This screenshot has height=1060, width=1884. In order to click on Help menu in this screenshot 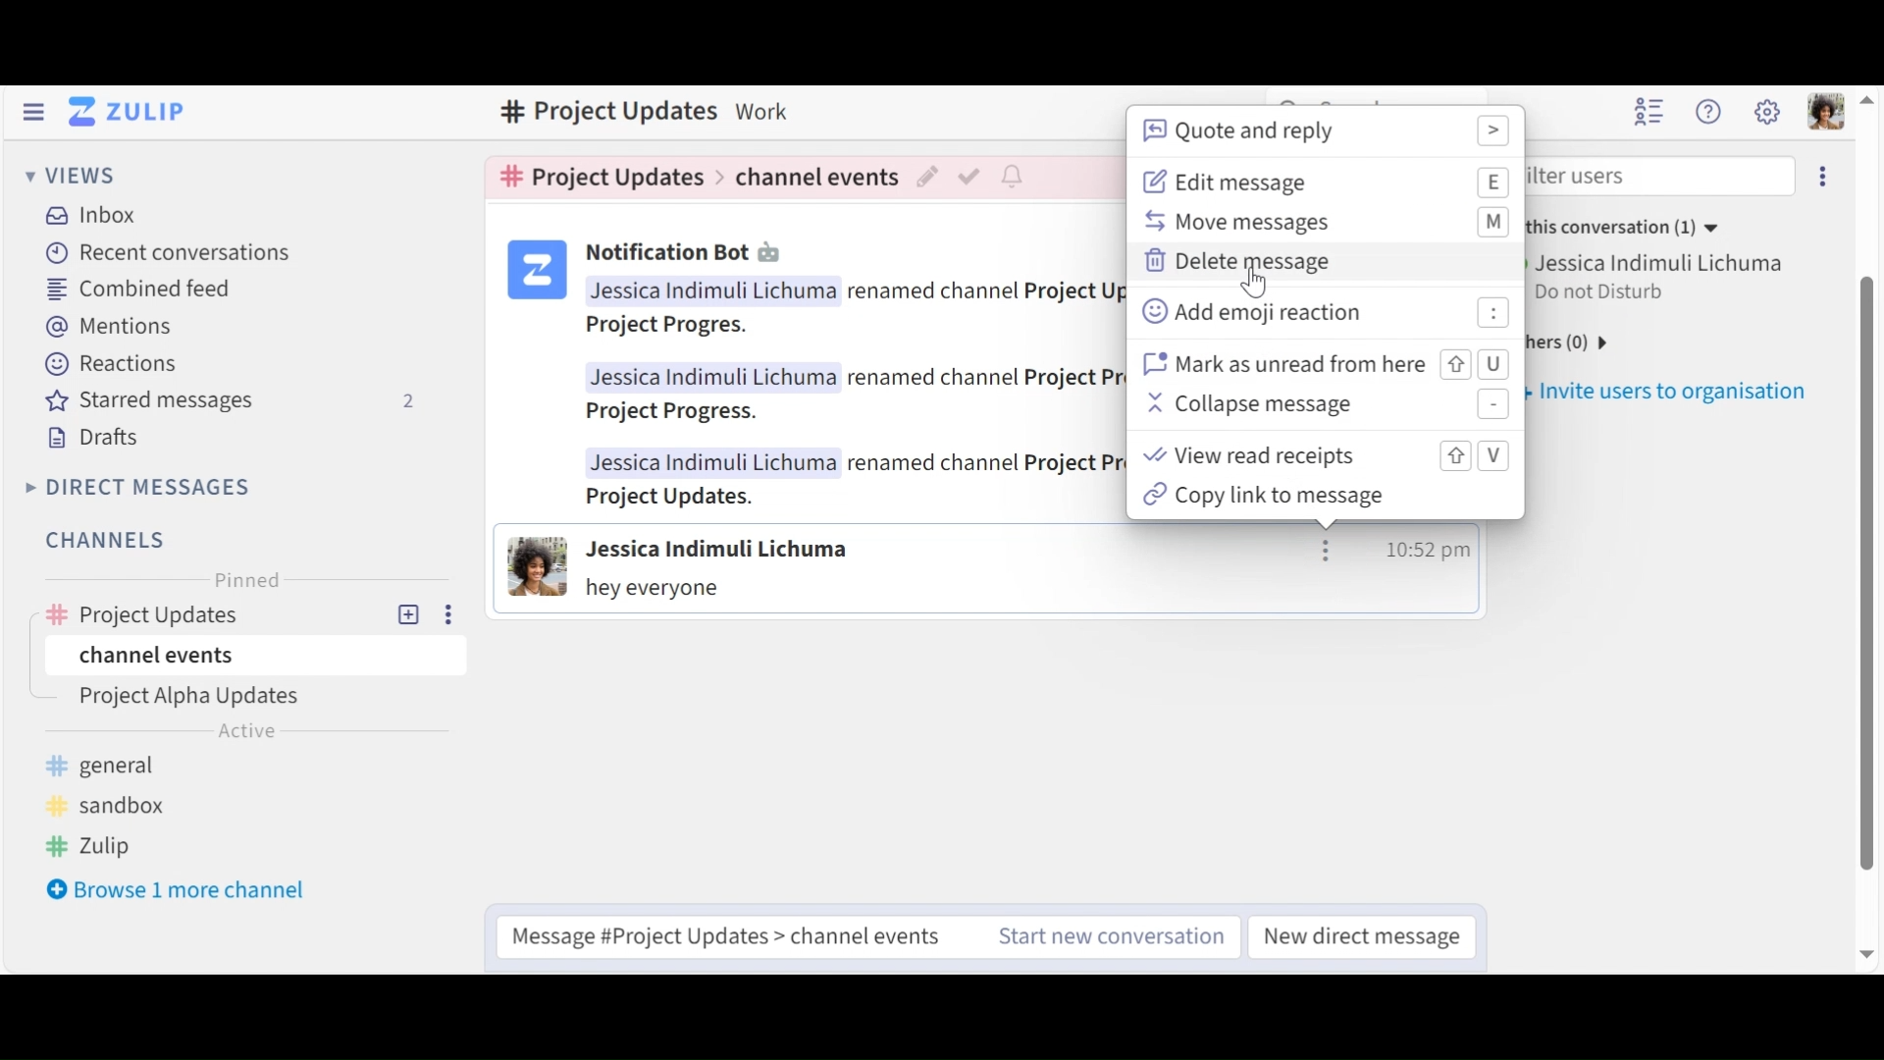, I will do `click(1711, 114)`.